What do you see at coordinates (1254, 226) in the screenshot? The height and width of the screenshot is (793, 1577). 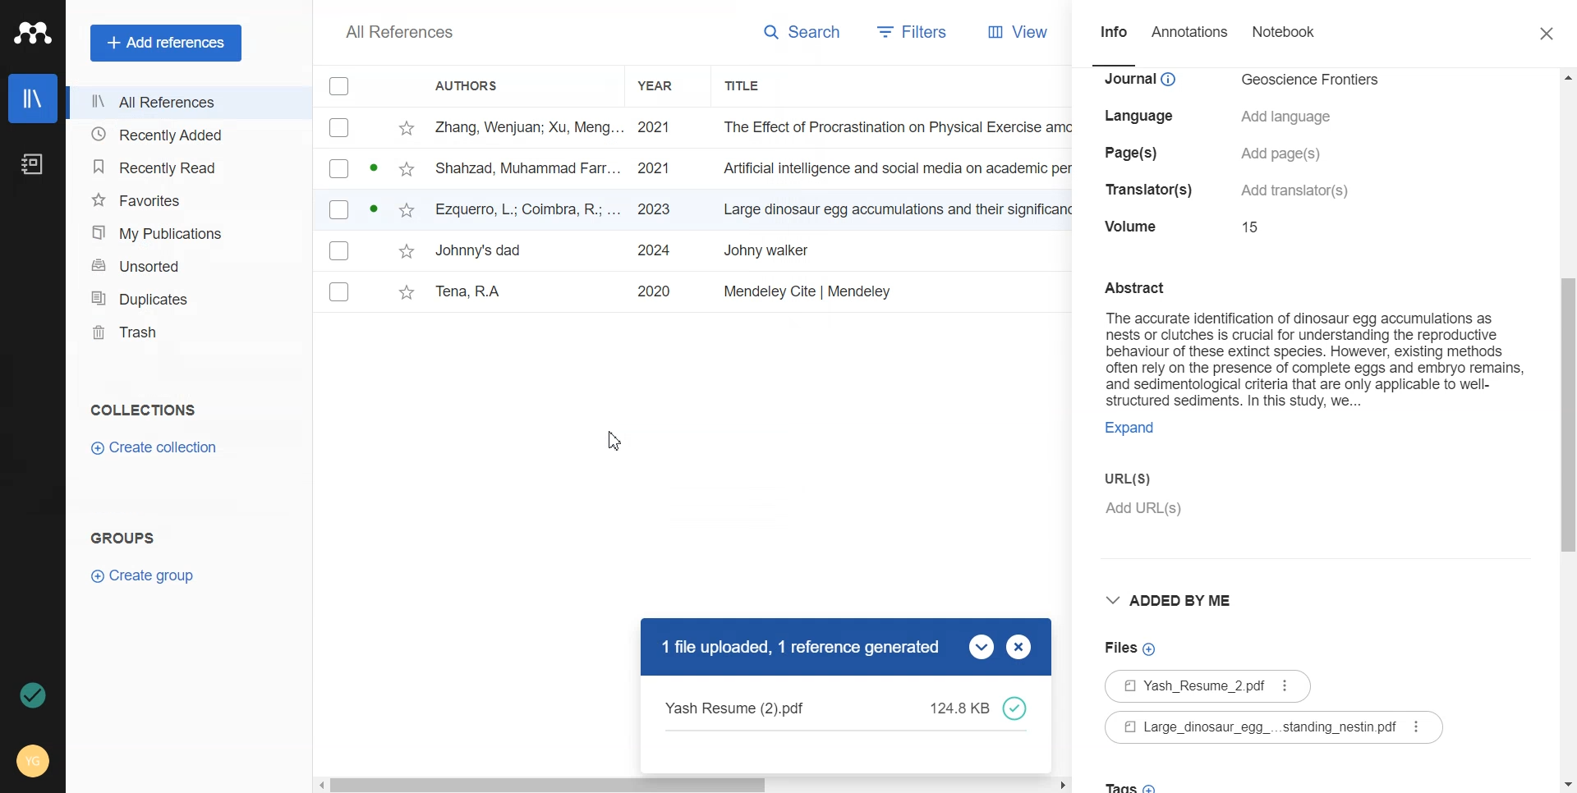 I see `details` at bounding box center [1254, 226].